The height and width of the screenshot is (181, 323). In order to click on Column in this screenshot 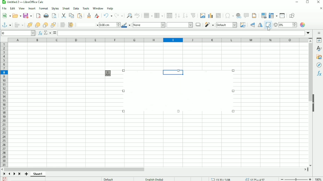, I will do `click(159, 15)`.